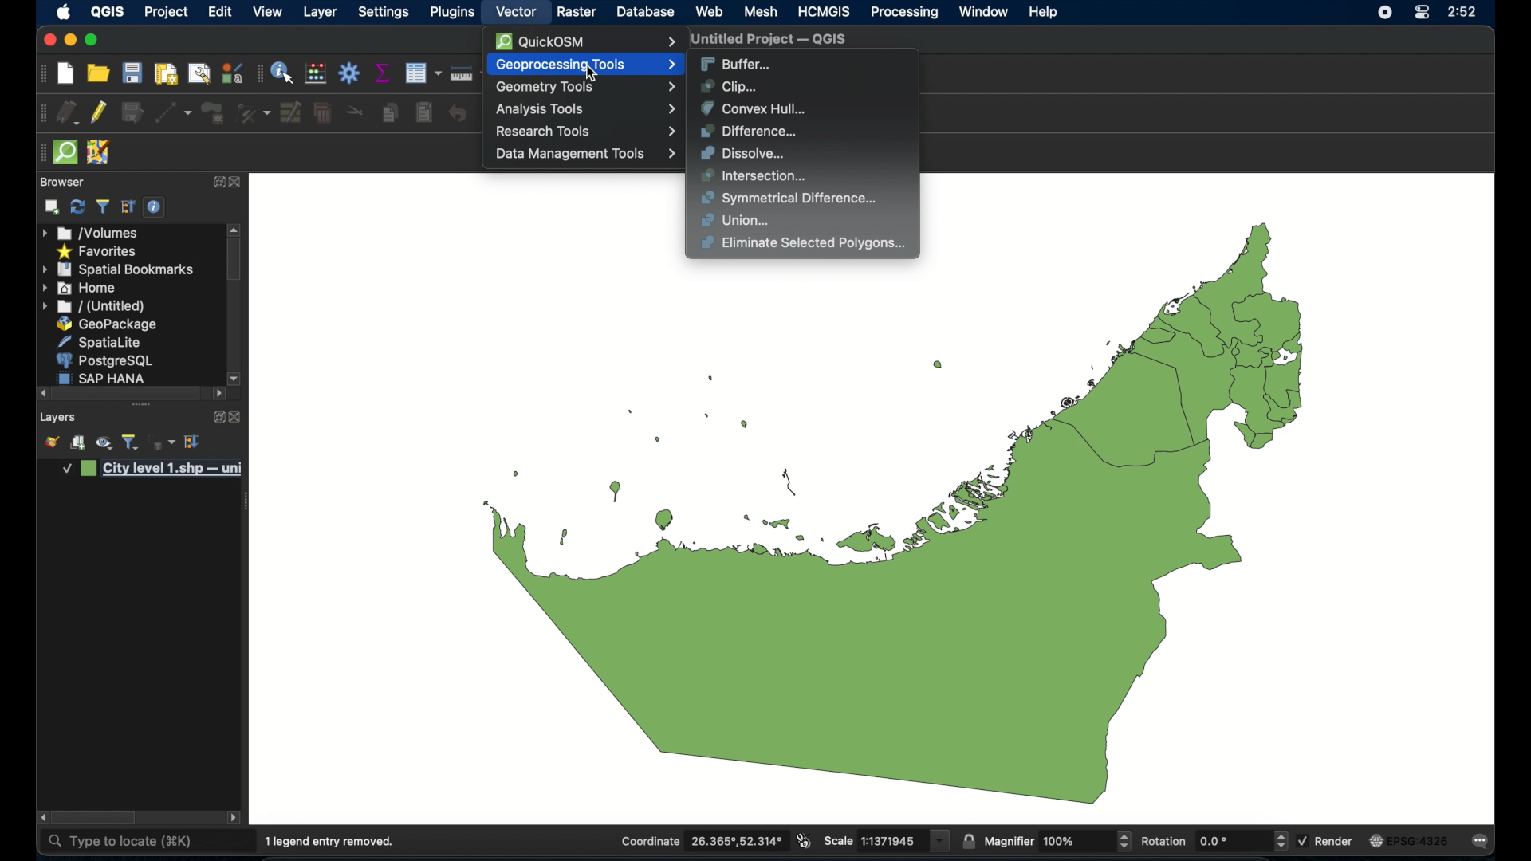 The image size is (1531, 861). I want to click on current edits, so click(68, 112).